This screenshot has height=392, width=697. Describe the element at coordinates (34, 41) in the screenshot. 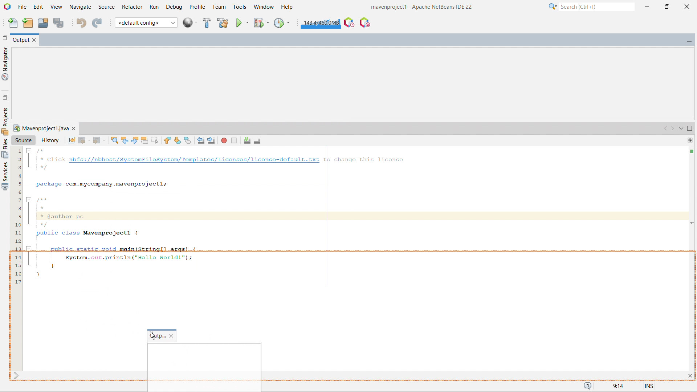

I see `close output window` at that location.